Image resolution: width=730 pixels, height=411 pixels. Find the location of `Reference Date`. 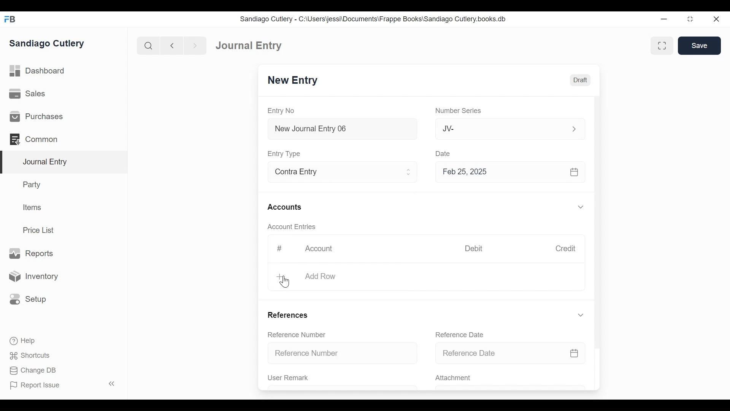

Reference Date is located at coordinates (459, 335).